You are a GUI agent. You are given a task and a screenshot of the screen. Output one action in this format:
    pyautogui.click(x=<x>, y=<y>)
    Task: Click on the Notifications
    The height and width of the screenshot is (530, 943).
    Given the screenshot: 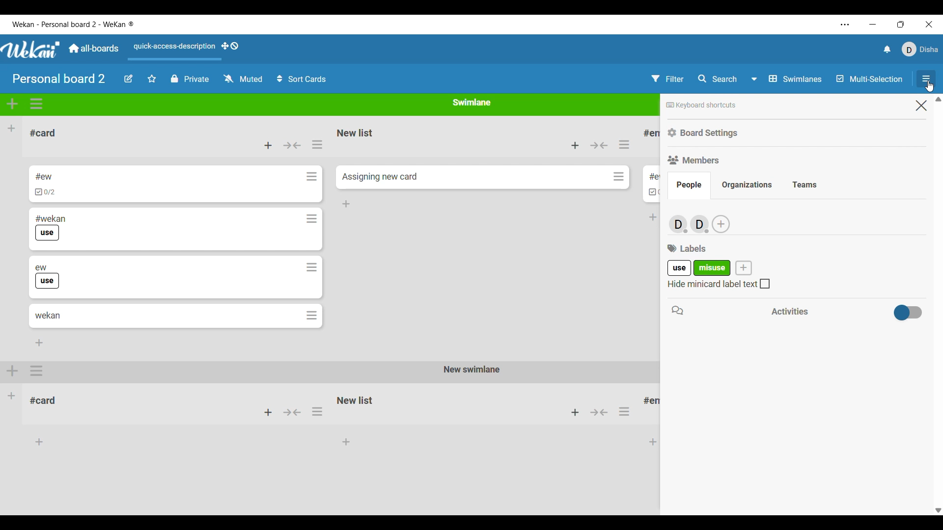 What is the action you would take?
    pyautogui.click(x=888, y=49)
    